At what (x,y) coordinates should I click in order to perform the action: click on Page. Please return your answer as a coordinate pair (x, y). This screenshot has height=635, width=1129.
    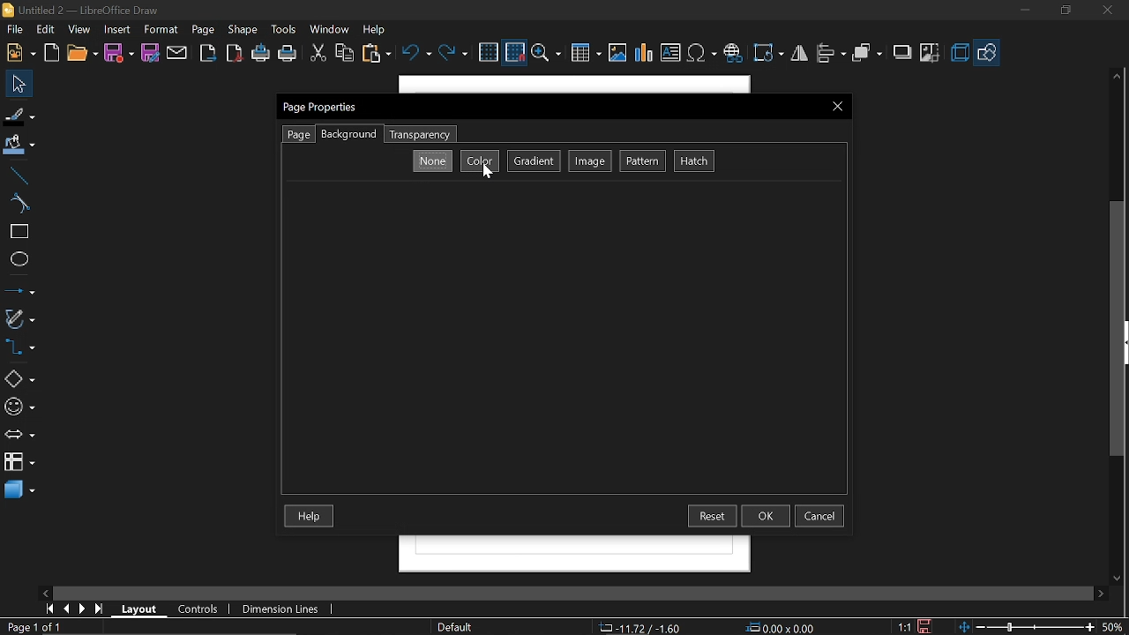
    Looking at the image, I should click on (298, 134).